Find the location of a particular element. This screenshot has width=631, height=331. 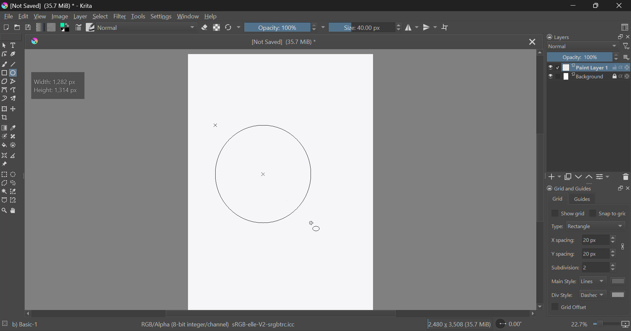

Magnetic Selection is located at coordinates (14, 200).